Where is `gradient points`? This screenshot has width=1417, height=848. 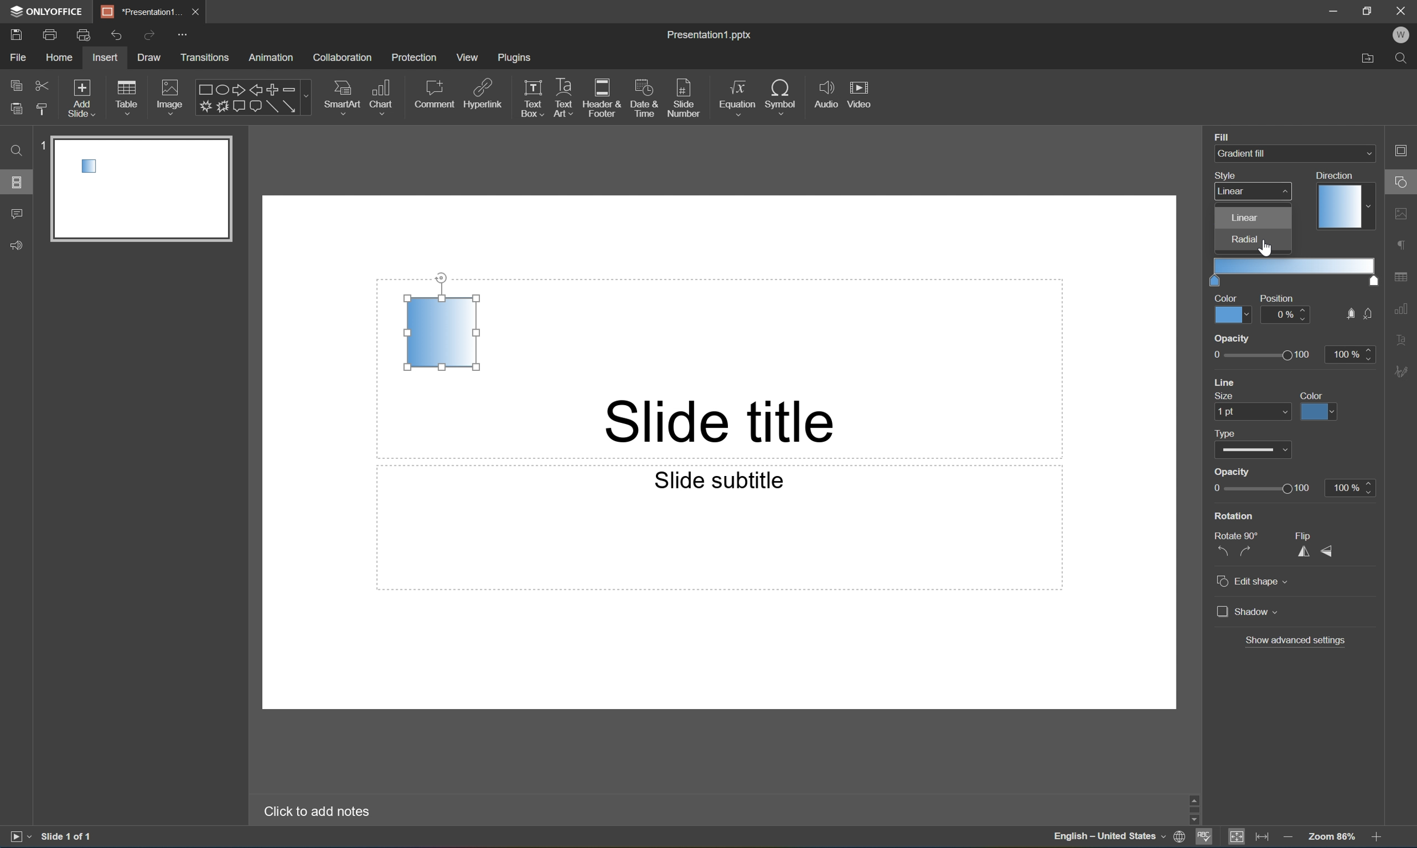 gradient points is located at coordinates (1294, 263).